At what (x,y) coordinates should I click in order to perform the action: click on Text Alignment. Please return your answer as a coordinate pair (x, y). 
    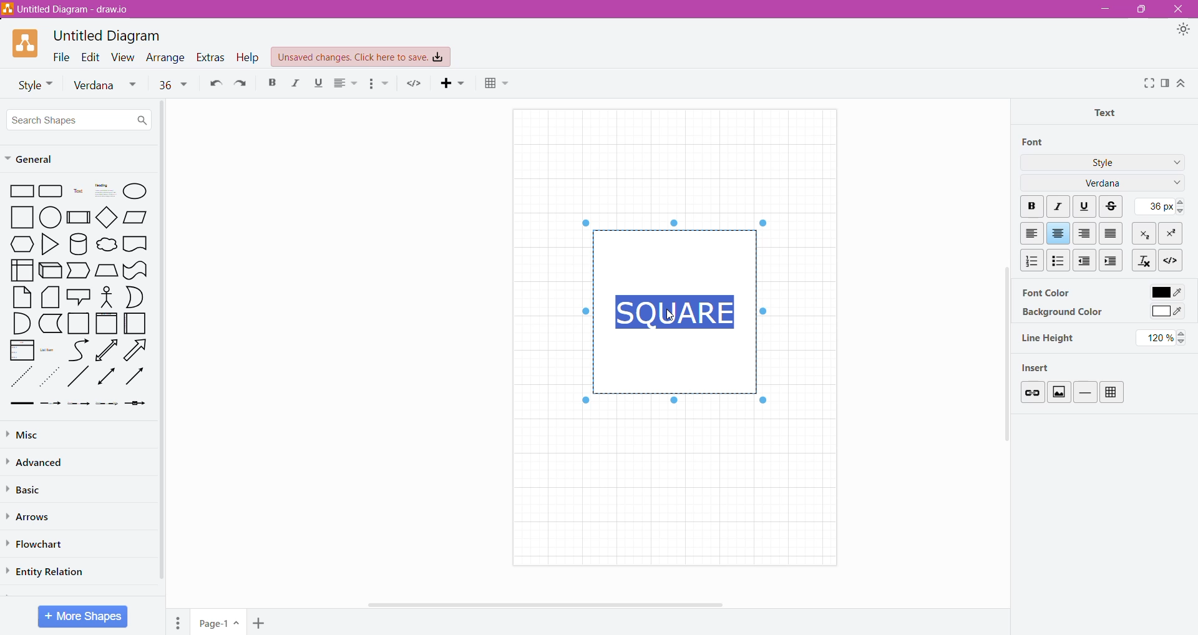
    Looking at the image, I should click on (347, 83).